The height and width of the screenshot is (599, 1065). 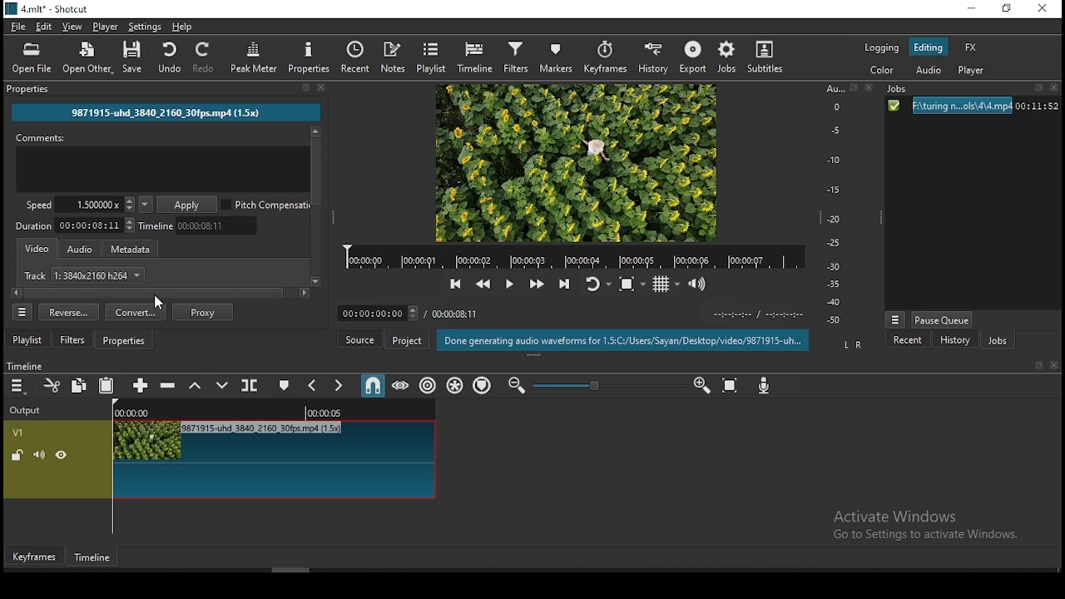 I want to click on toggle grids display, so click(x=665, y=286).